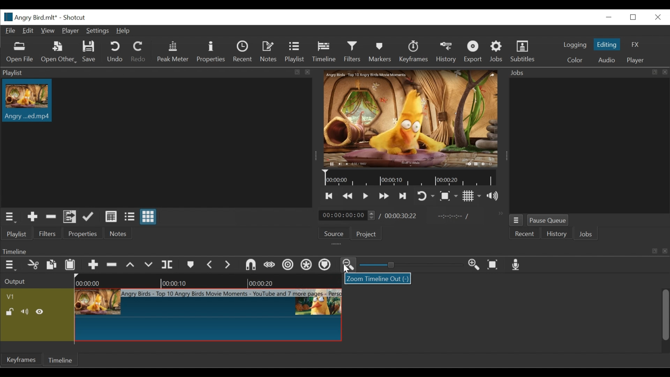 The width and height of the screenshot is (670, 377). Describe the element at coordinates (27, 101) in the screenshot. I see `Clip` at that location.